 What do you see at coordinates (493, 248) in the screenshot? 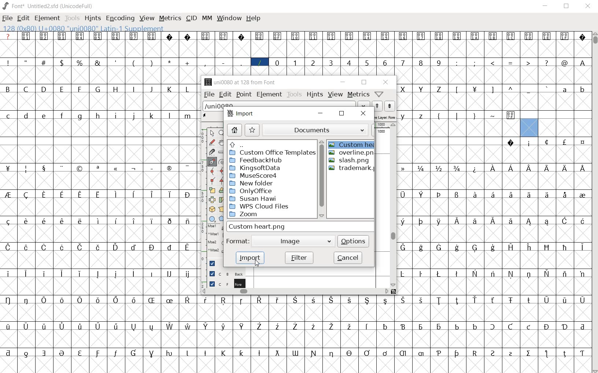
I see `glyph` at bounding box center [493, 248].